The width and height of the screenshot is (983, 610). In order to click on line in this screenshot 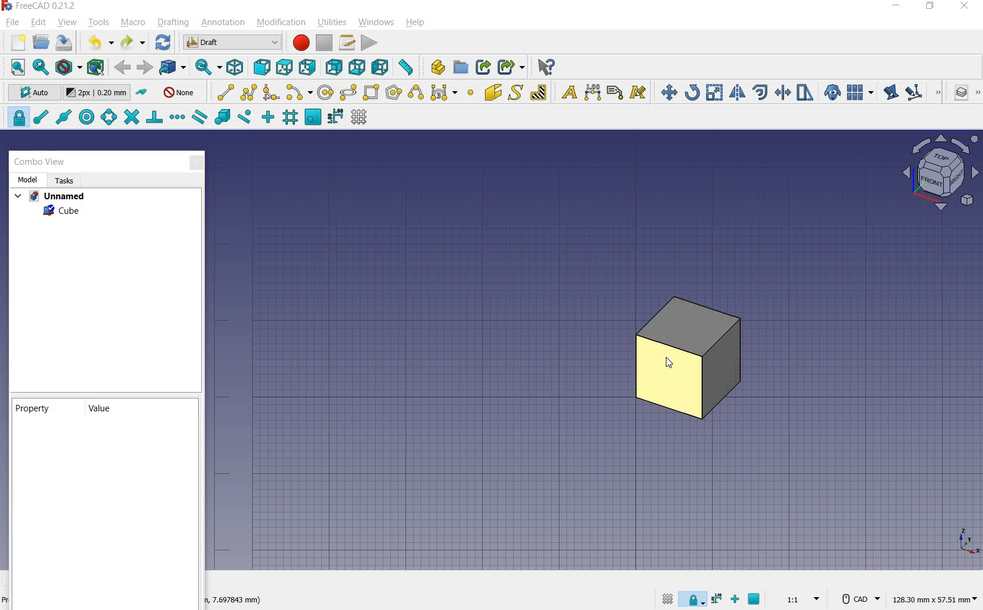, I will do `click(222, 92)`.